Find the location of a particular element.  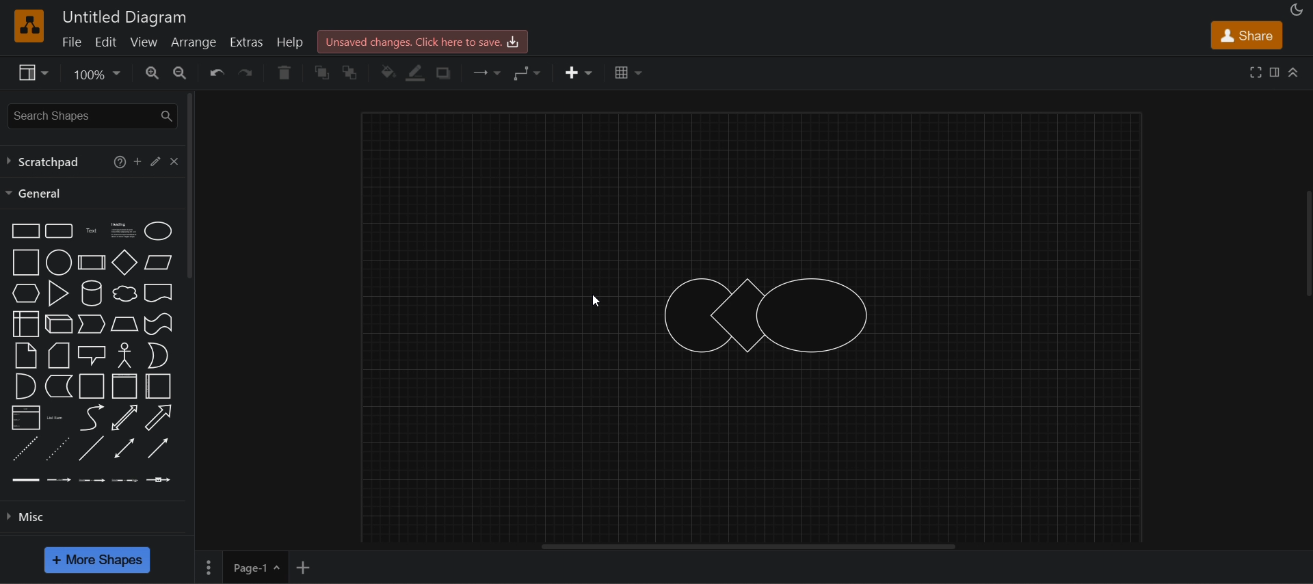

rectangle is located at coordinates (23, 230).